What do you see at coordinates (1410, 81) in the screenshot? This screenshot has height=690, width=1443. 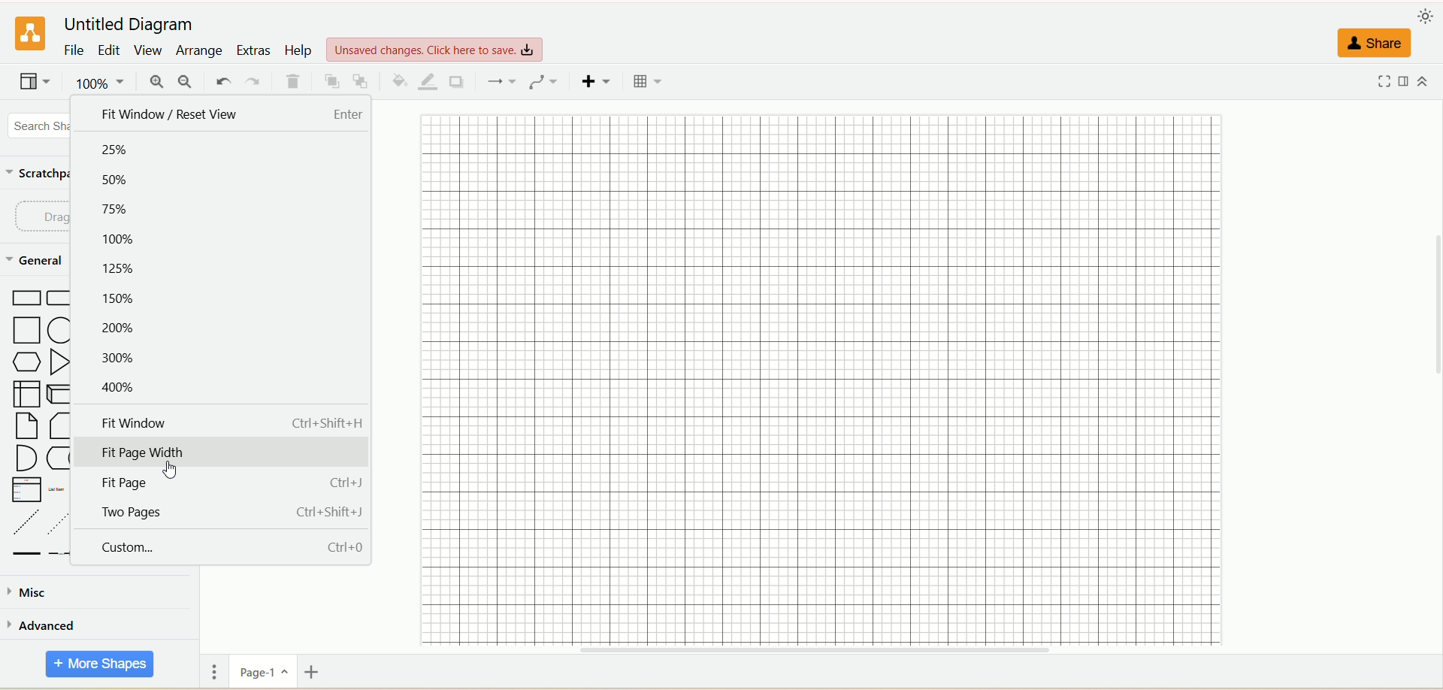 I see `format` at bounding box center [1410, 81].